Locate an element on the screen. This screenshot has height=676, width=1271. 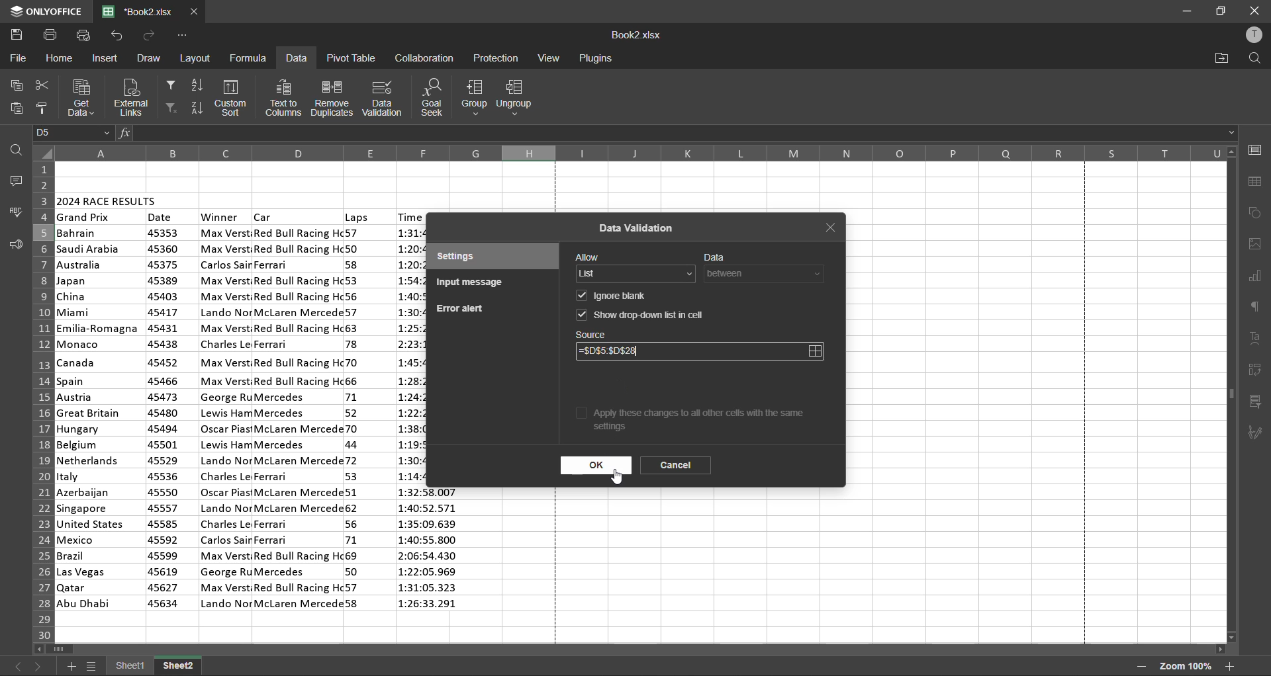
get data is located at coordinates (80, 97).